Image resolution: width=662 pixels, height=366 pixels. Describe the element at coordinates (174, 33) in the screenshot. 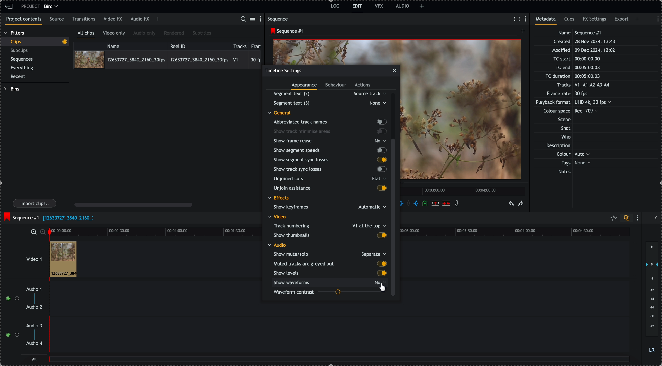

I see `rendered` at that location.